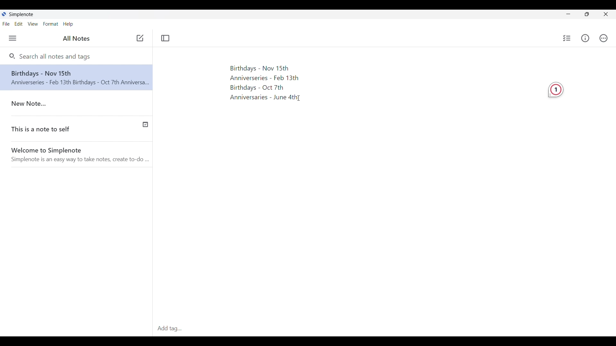 This screenshot has width=616, height=346. Describe the element at coordinates (6, 24) in the screenshot. I see `File menu` at that location.